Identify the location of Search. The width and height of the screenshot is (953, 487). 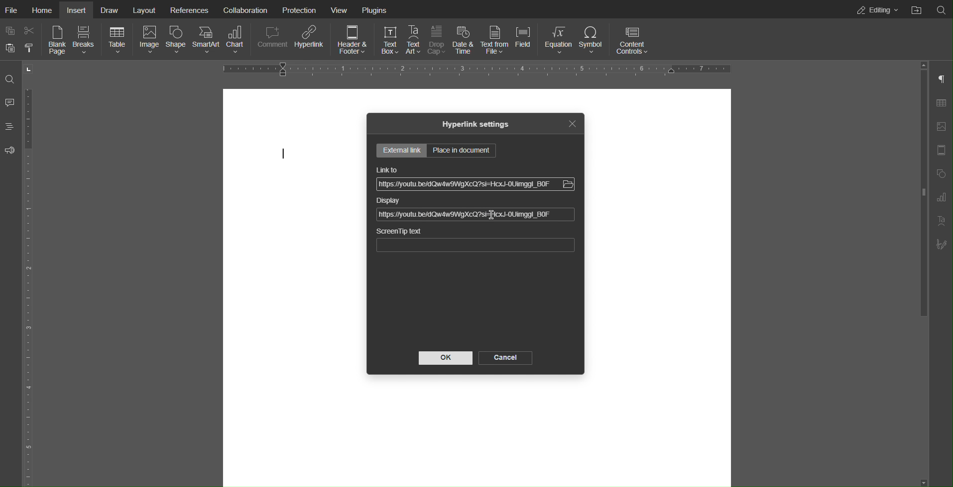
(942, 10).